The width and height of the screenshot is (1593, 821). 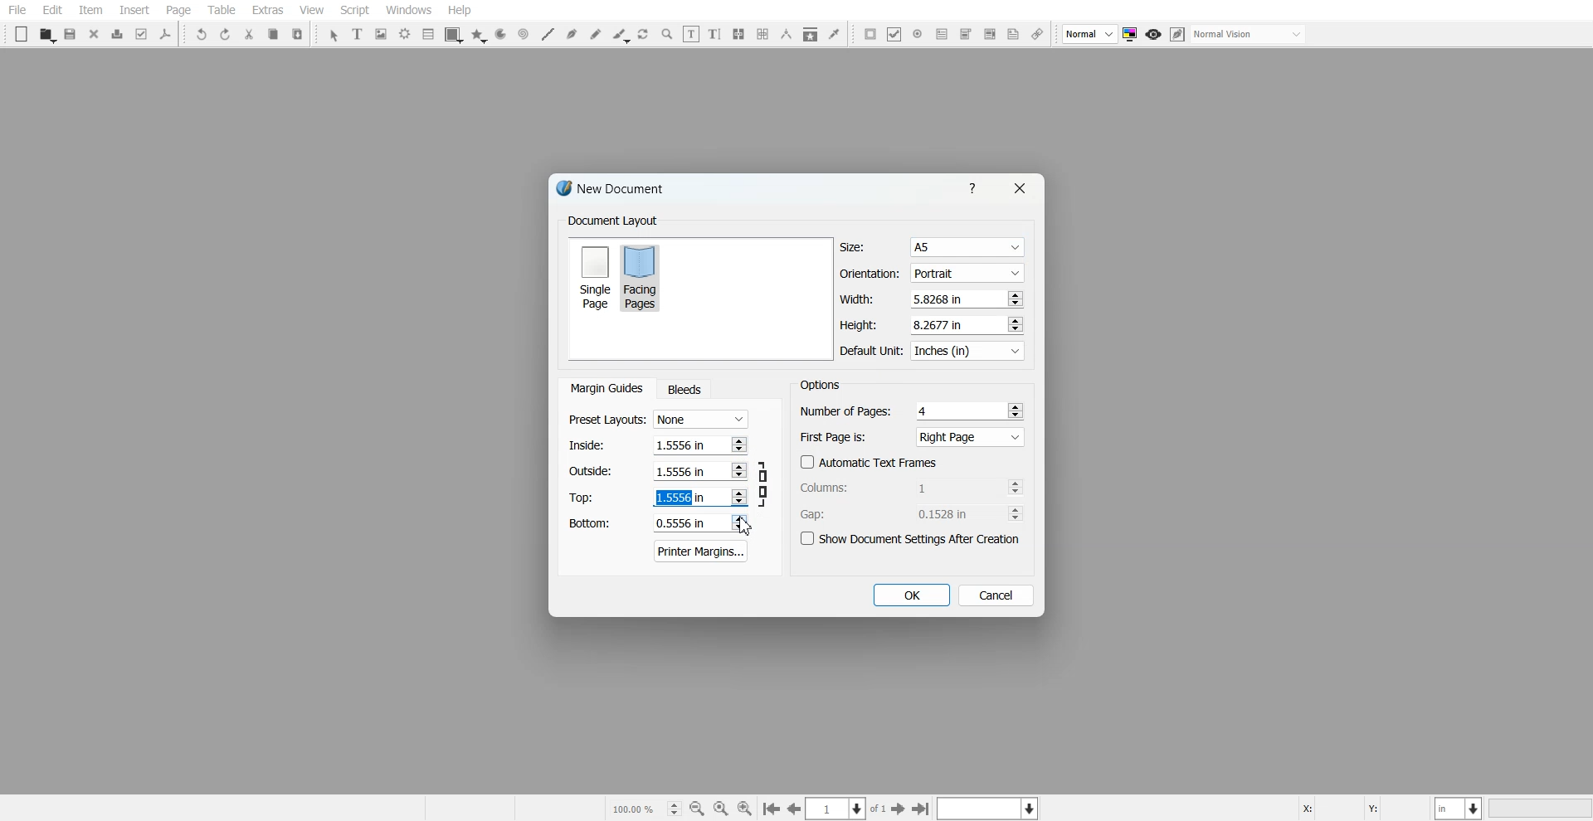 What do you see at coordinates (1132, 35) in the screenshot?
I see `Toggle color ` at bounding box center [1132, 35].